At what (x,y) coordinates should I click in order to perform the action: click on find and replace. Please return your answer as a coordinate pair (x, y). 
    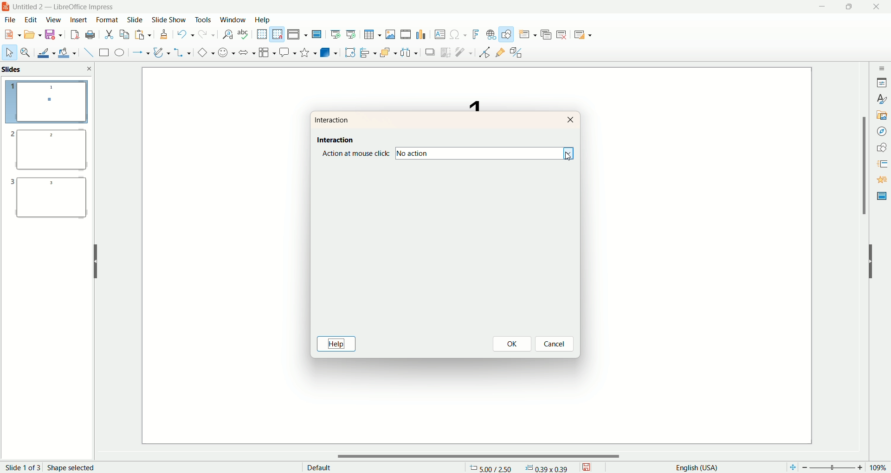
    Looking at the image, I should click on (226, 35).